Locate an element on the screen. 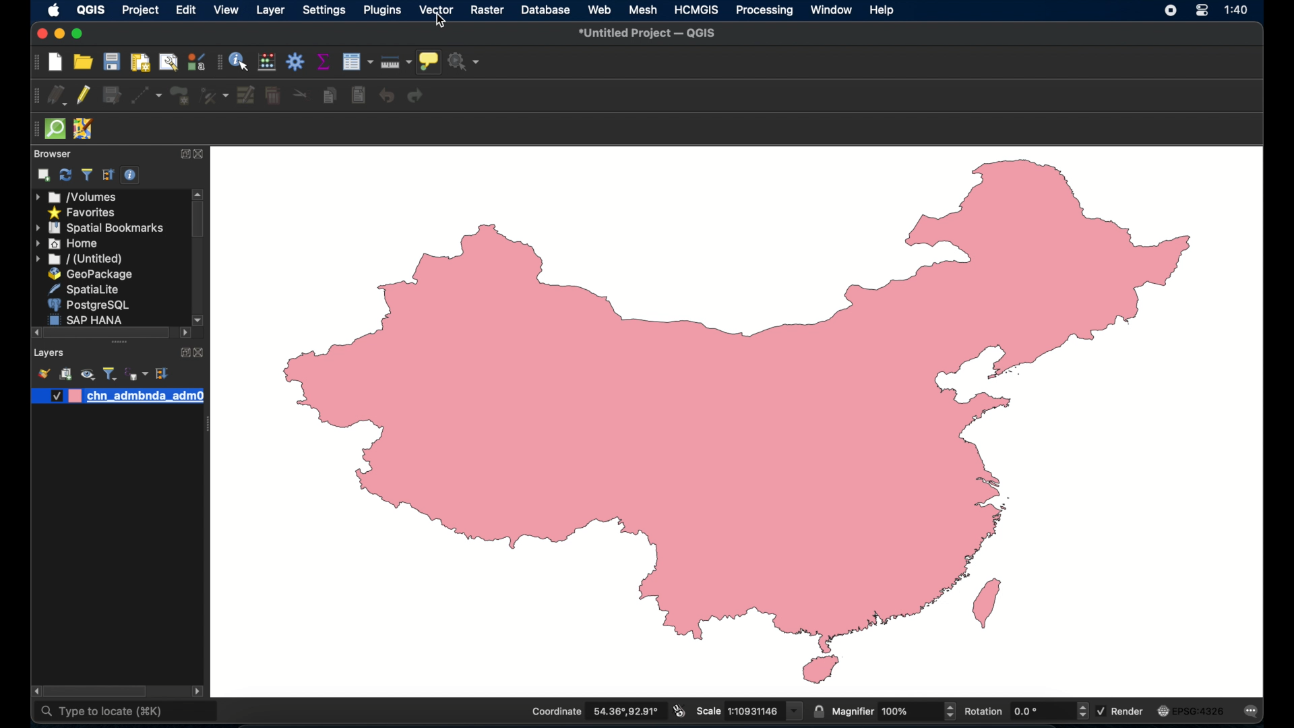  open field calculator is located at coordinates (267, 61).